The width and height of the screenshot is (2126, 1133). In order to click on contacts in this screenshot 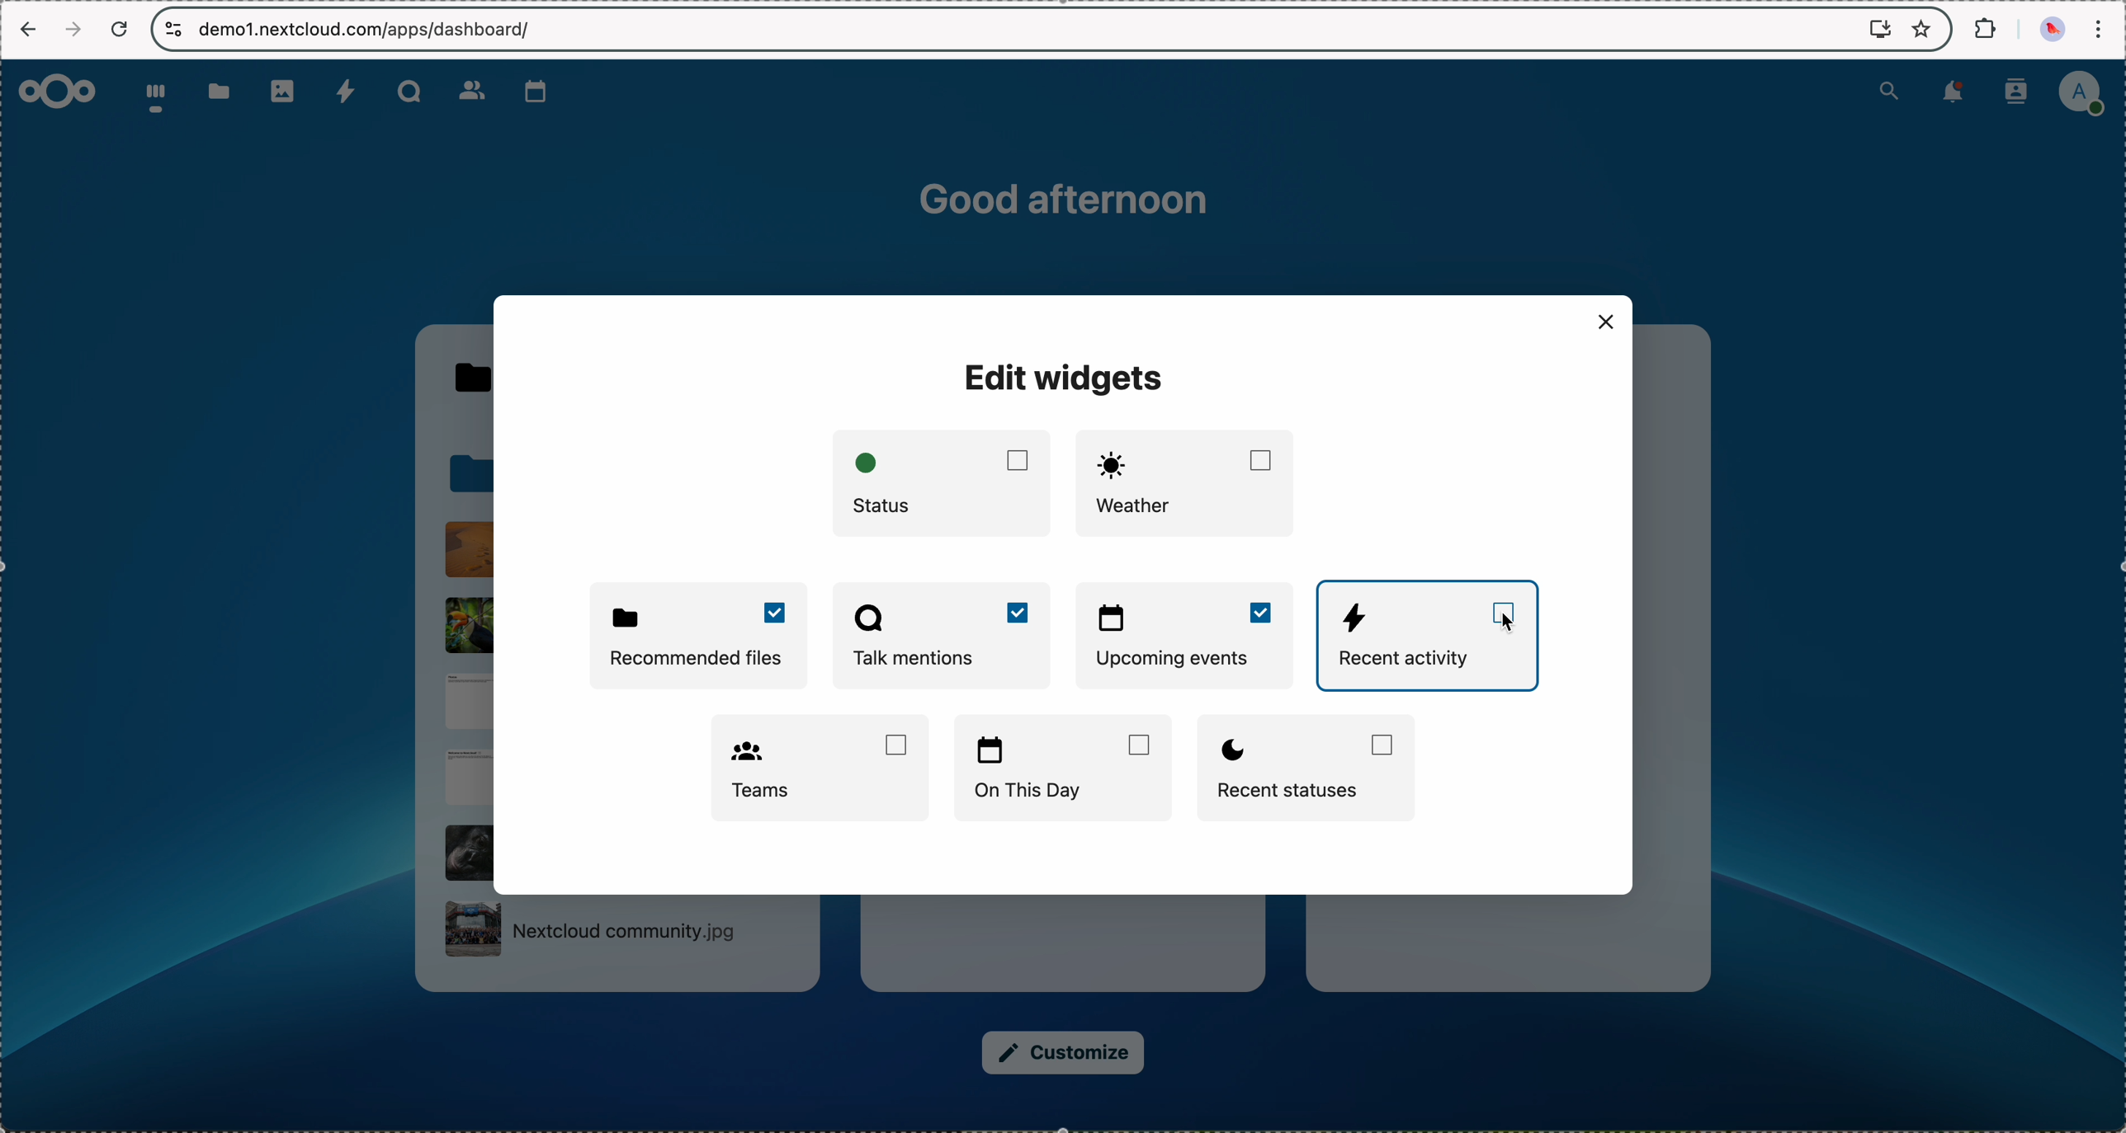, I will do `click(470, 92)`.